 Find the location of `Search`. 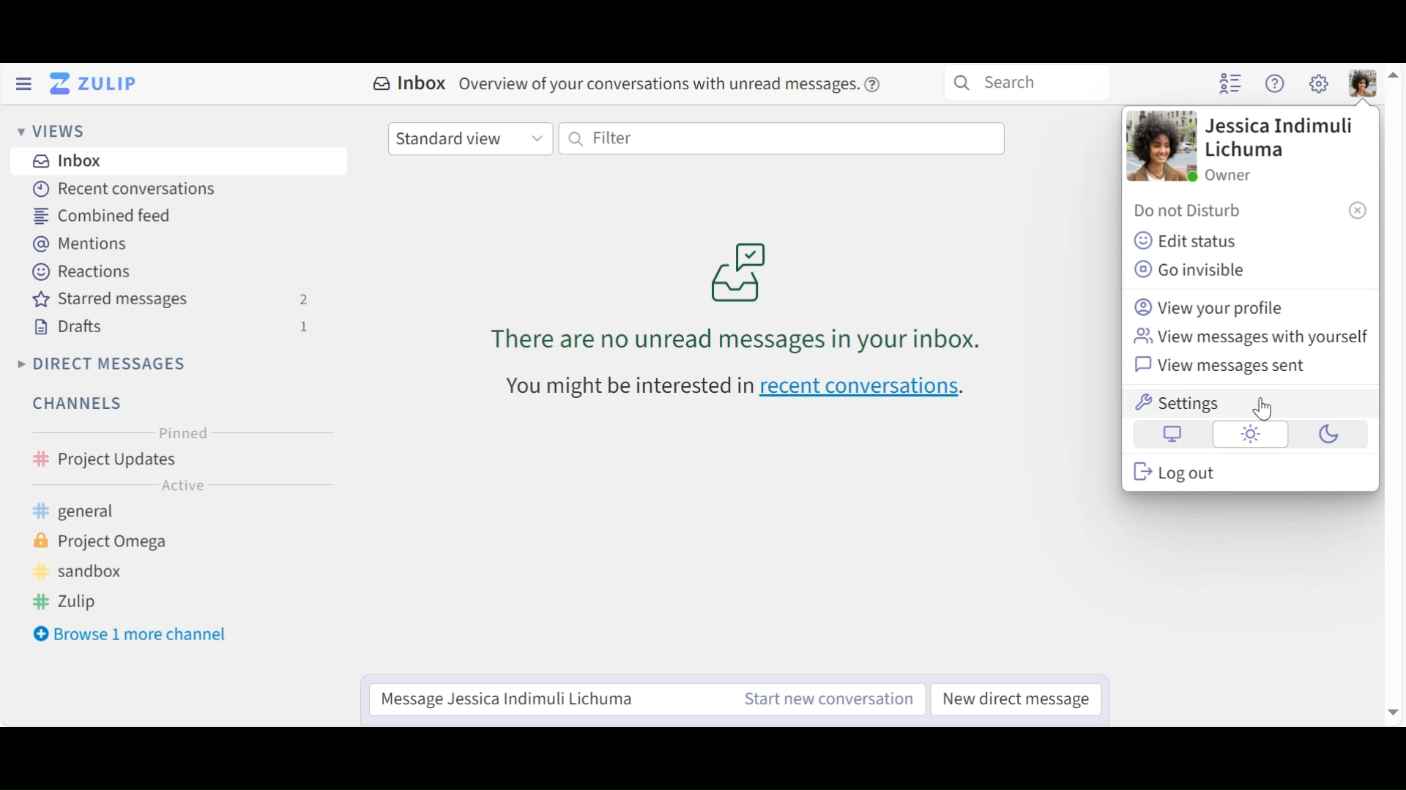

Search is located at coordinates (1029, 84).